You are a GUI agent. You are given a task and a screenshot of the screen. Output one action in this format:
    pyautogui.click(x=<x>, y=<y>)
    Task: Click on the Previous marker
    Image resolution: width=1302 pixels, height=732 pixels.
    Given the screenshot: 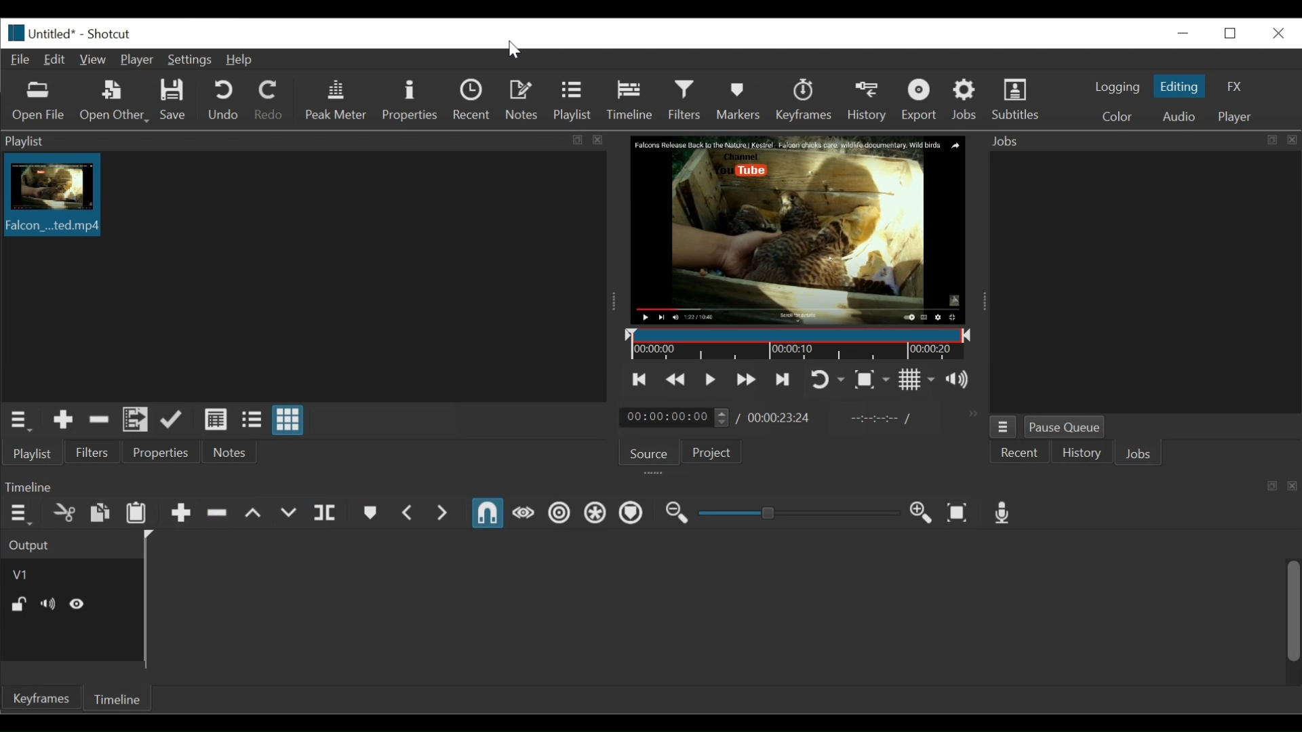 What is the action you would take?
    pyautogui.click(x=408, y=515)
    